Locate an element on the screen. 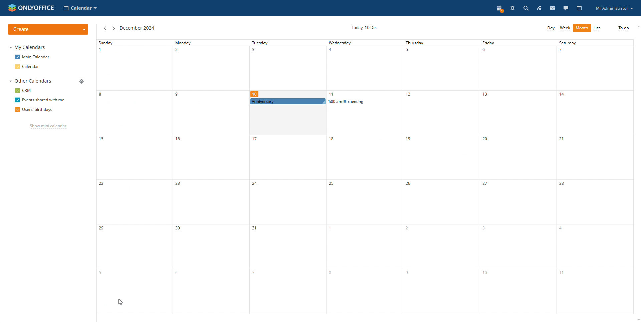 This screenshot has height=323, width=641. mail is located at coordinates (553, 8).